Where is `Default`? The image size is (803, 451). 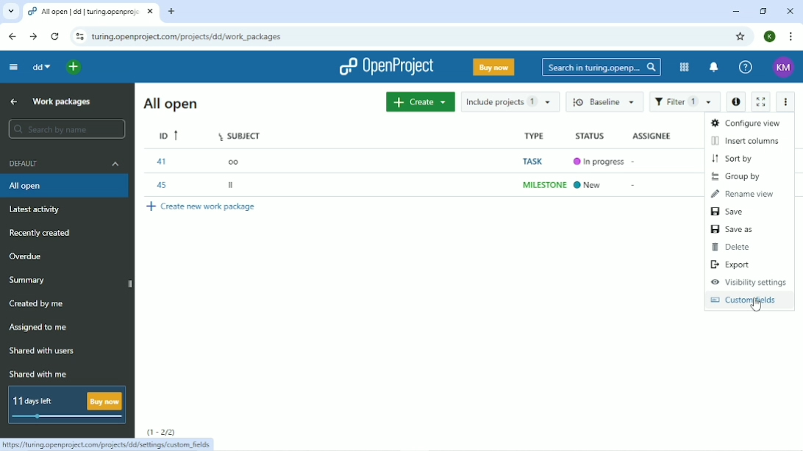 Default is located at coordinates (65, 164).